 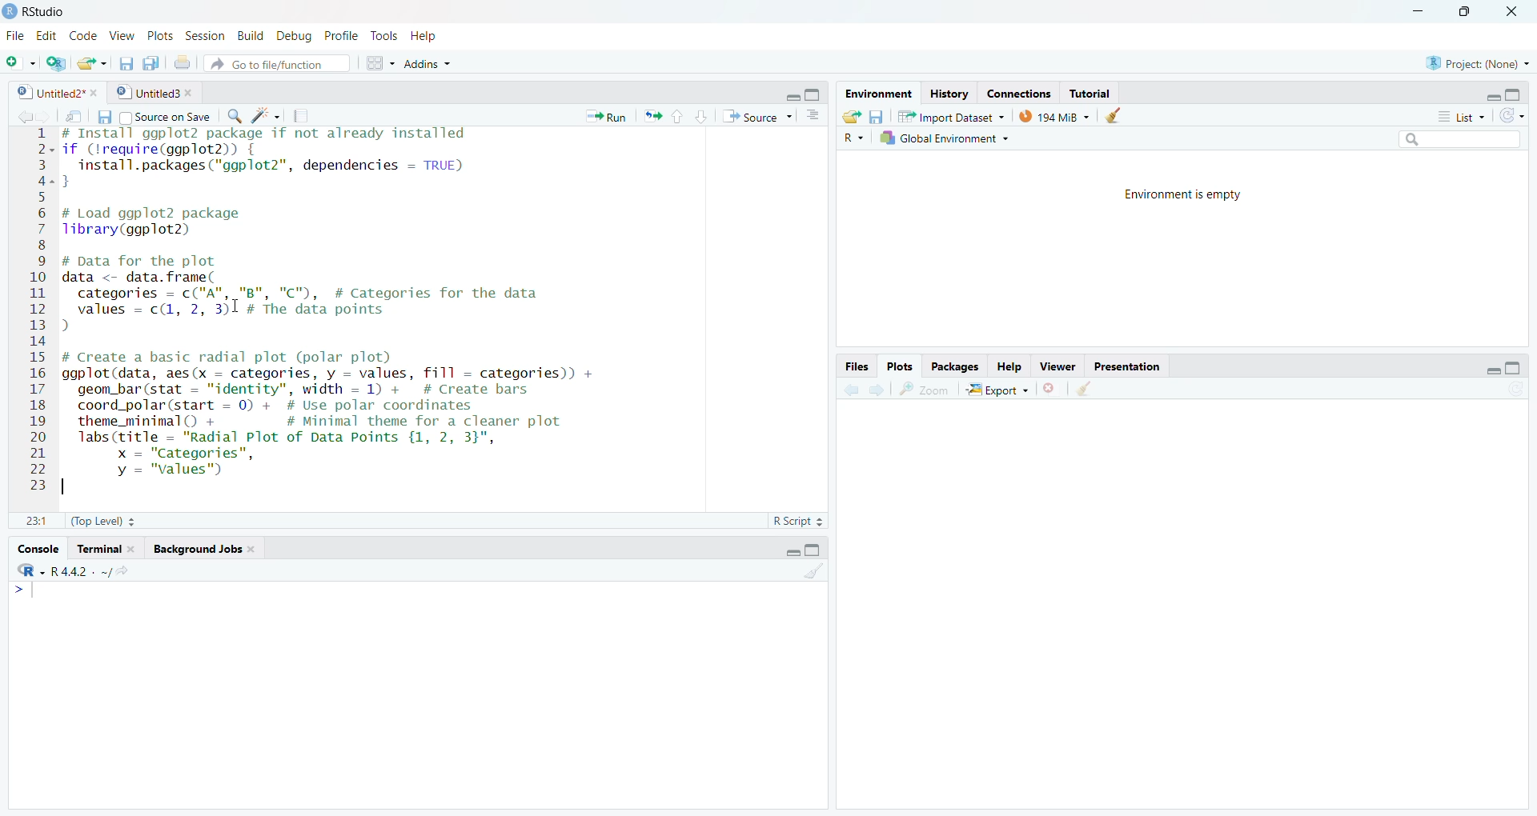 What do you see at coordinates (280, 63) in the screenshot?
I see `” Go to file/function` at bounding box center [280, 63].